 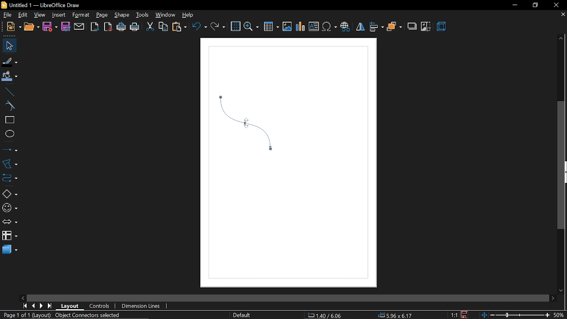 I want to click on zoom change, so click(x=517, y=315).